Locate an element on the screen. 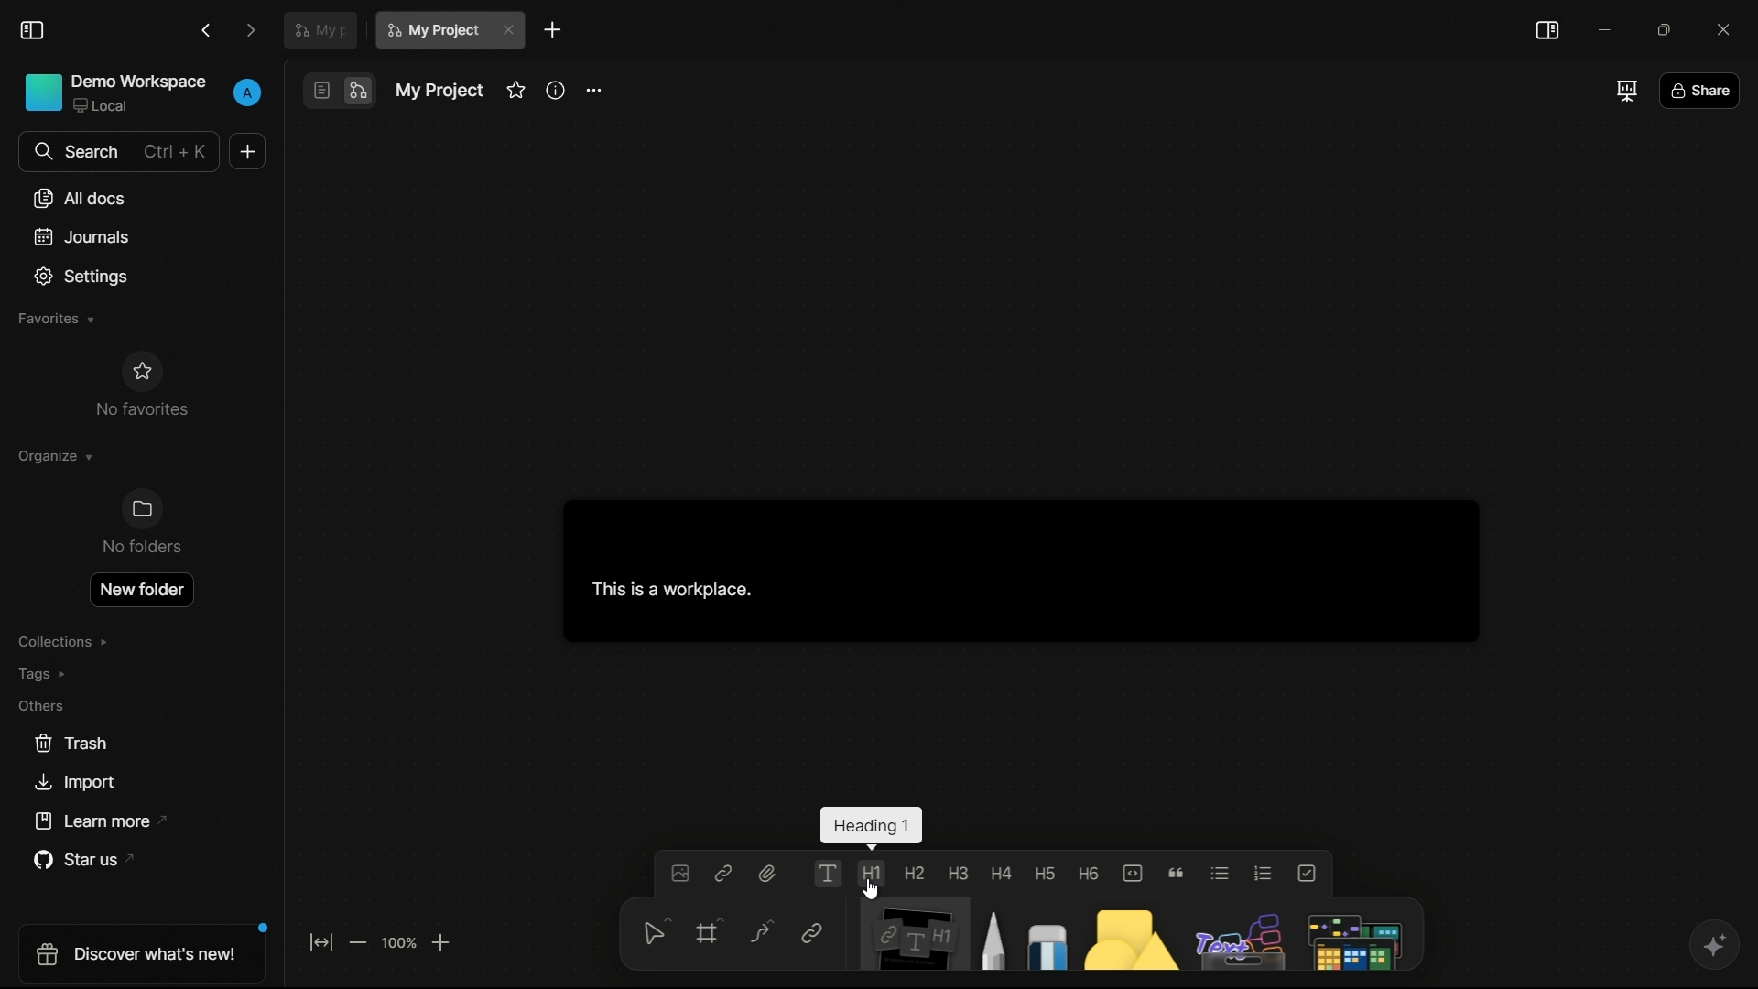  minimize is located at coordinates (1603, 29).